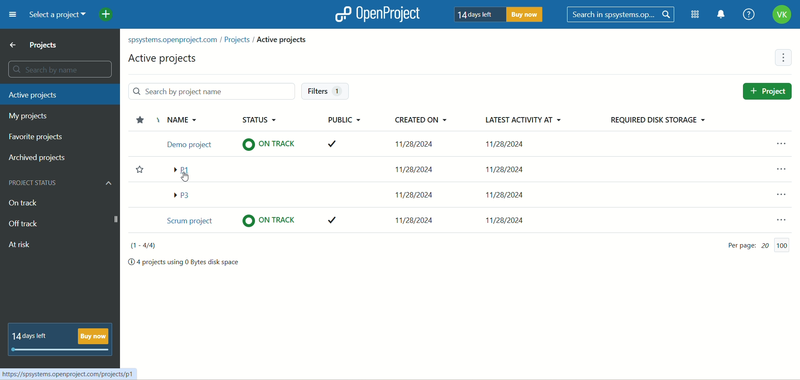 Image resolution: width=800 pixels, height=380 pixels. I want to click on mark favorite, so click(136, 172).